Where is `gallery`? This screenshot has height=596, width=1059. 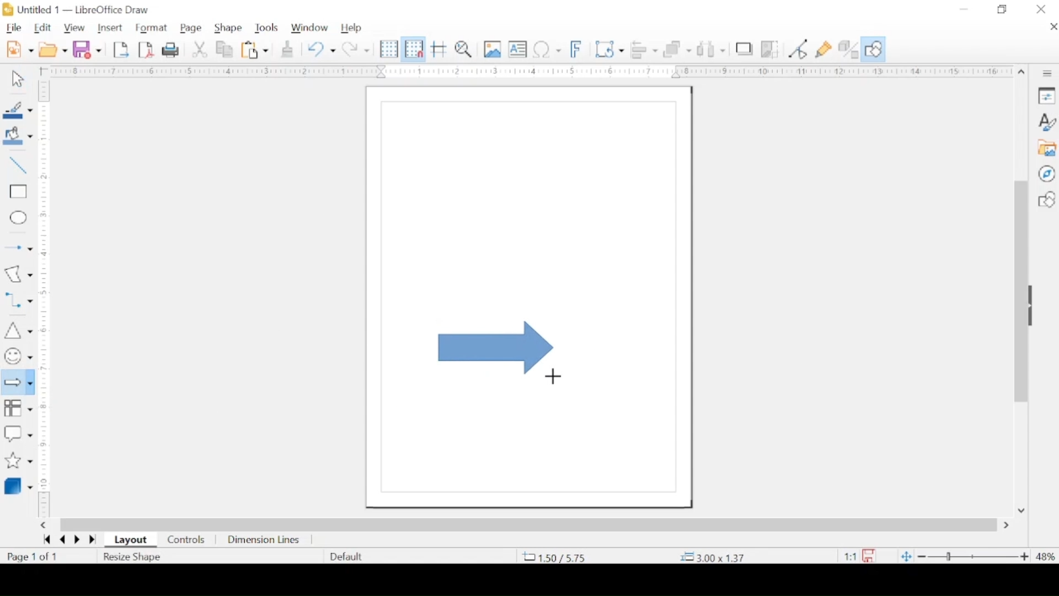 gallery is located at coordinates (1046, 148).